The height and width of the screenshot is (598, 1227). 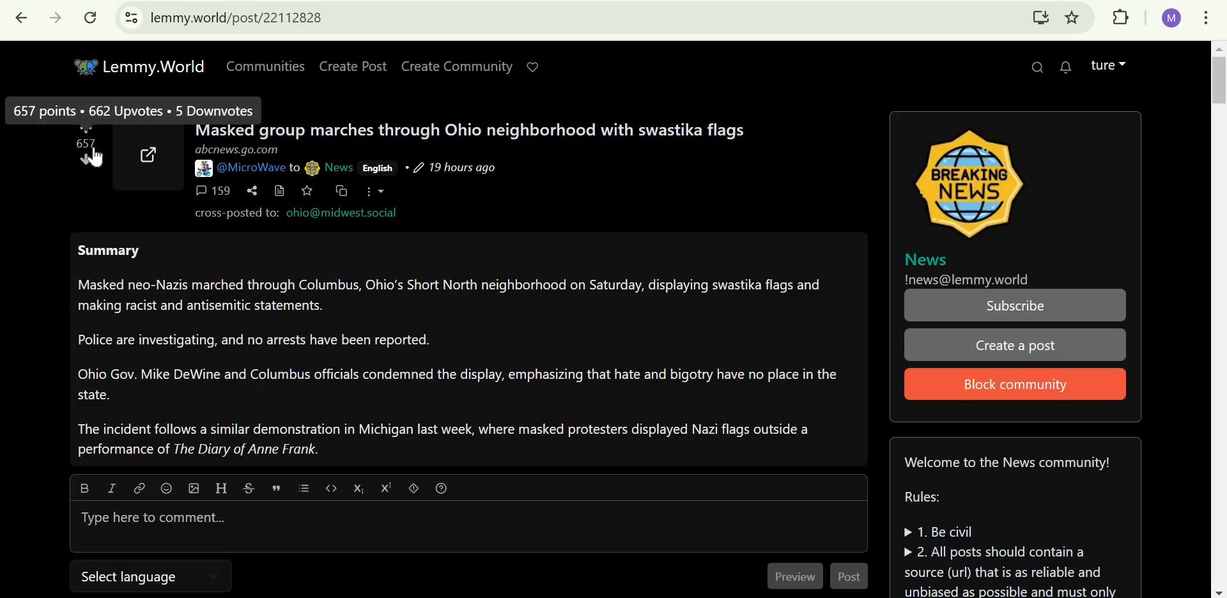 What do you see at coordinates (193, 487) in the screenshot?
I see `upload image` at bounding box center [193, 487].